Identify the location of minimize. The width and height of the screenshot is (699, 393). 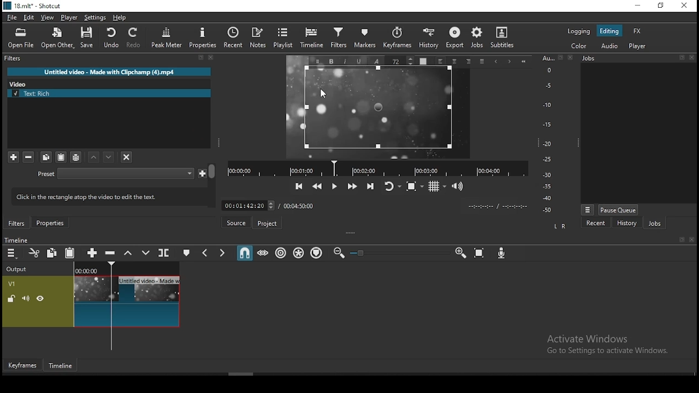
(639, 5).